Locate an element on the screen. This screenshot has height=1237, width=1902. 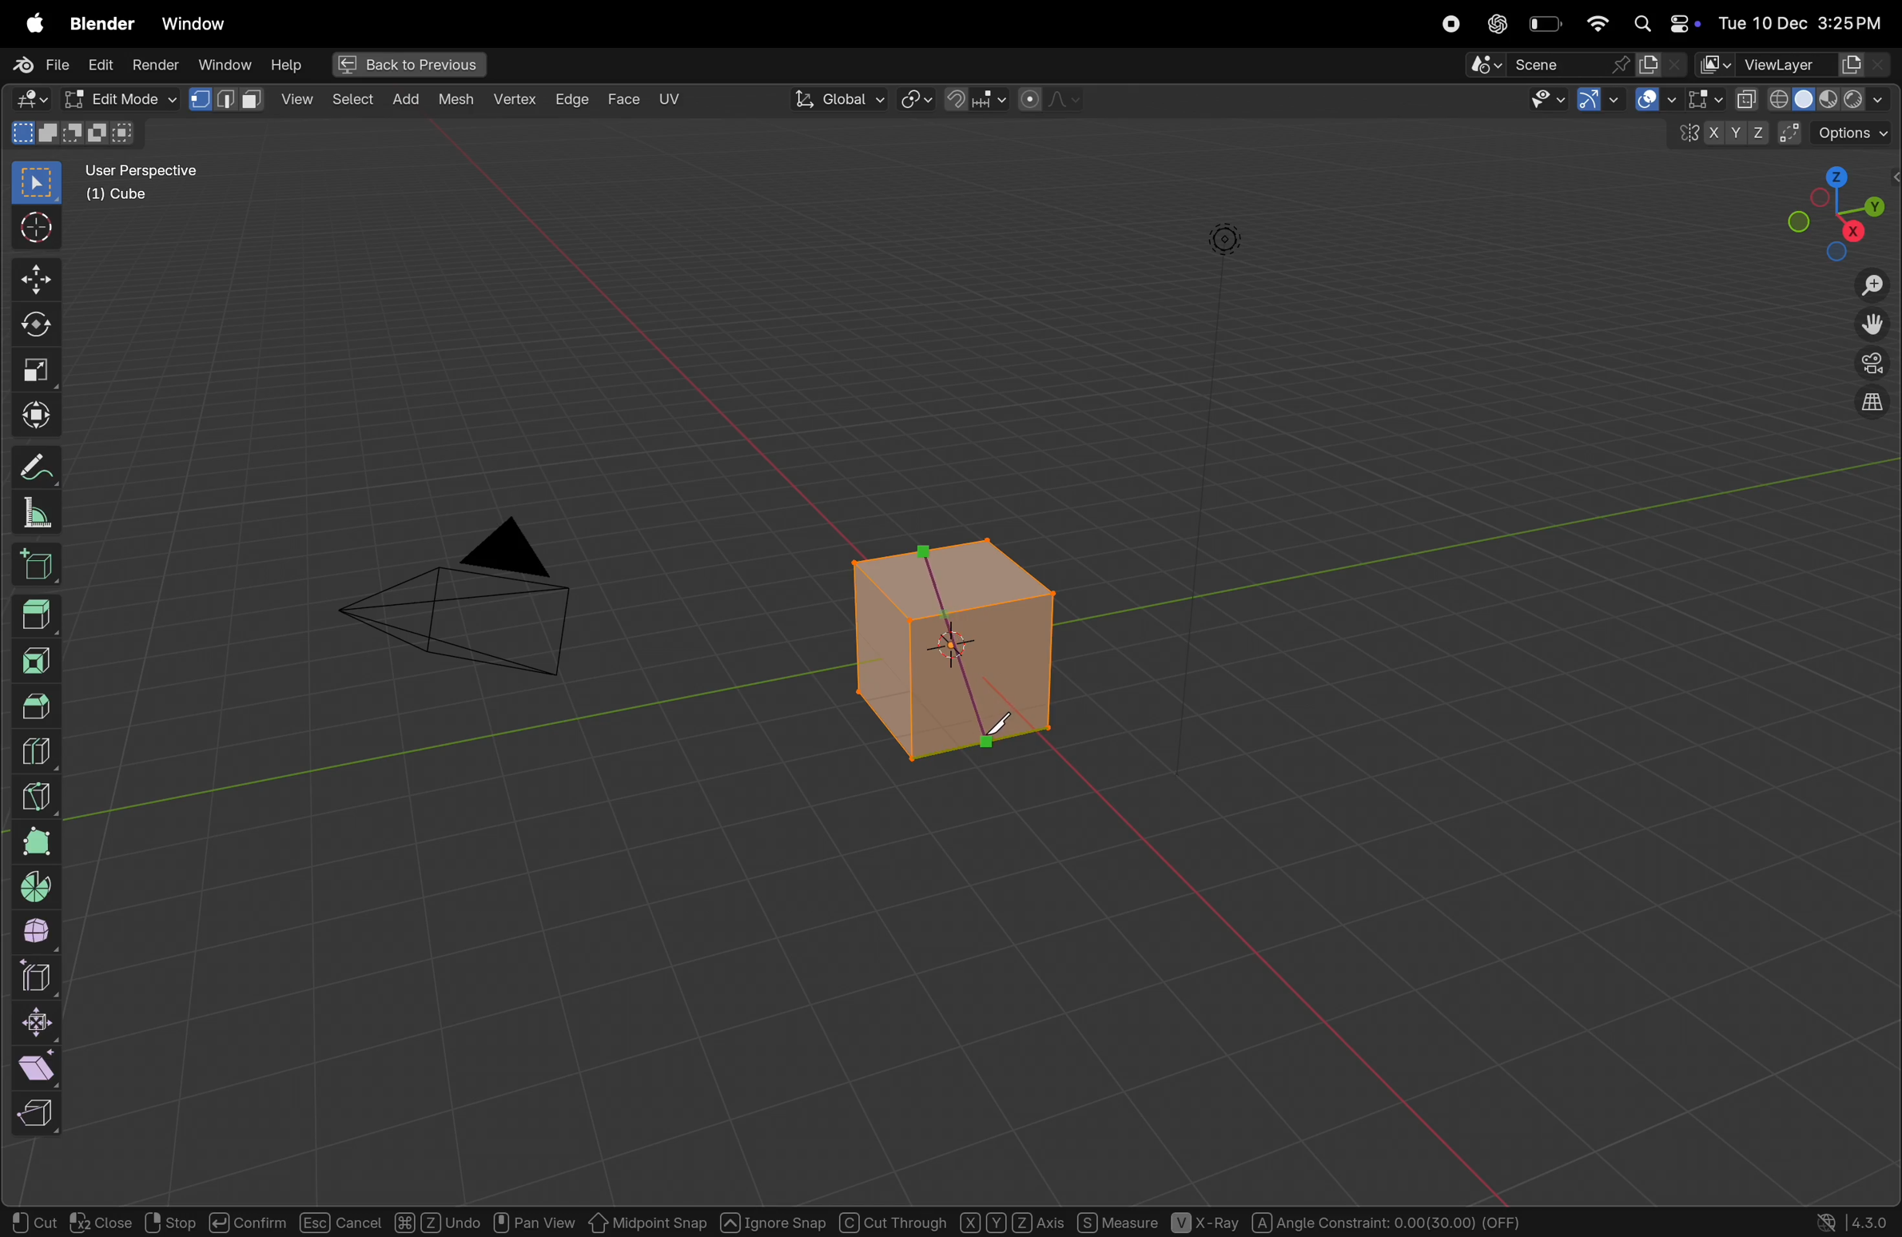
select is located at coordinates (31, 184).